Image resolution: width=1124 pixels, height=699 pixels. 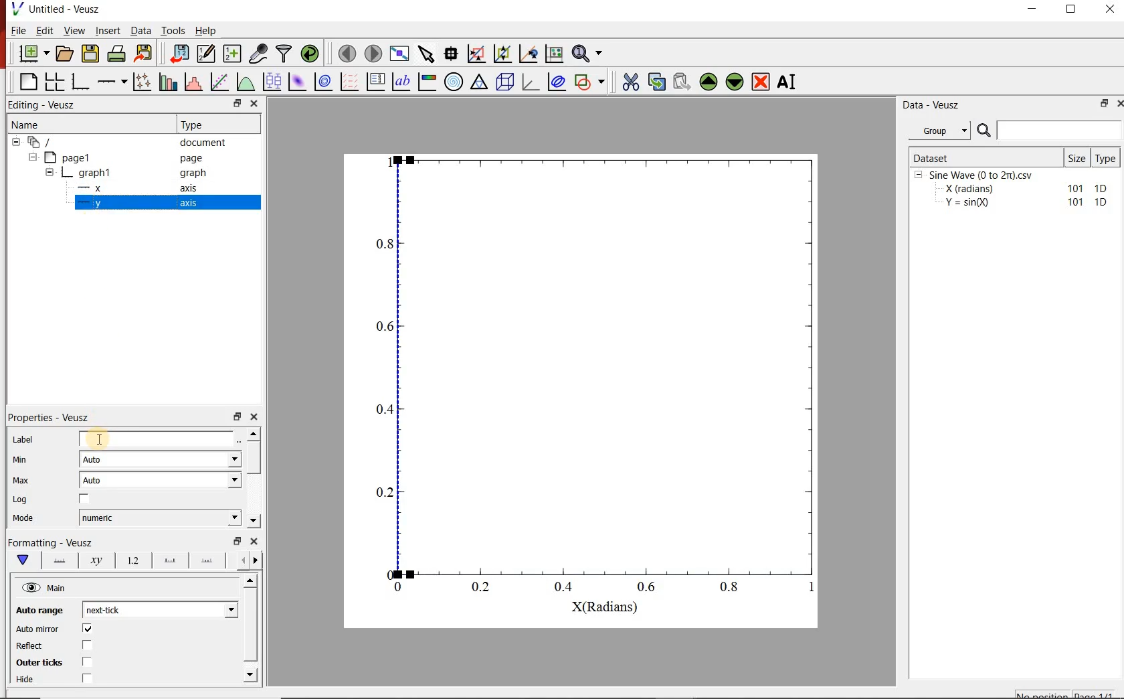 I want to click on add a shape to the plot, so click(x=592, y=81).